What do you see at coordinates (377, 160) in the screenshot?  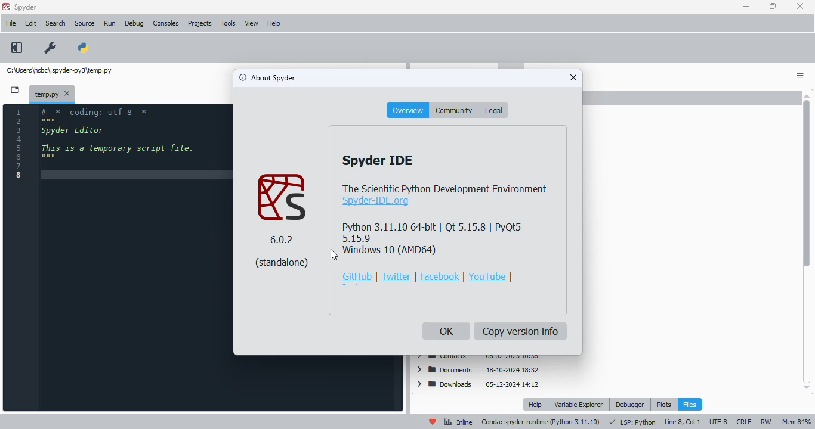 I see `spyder IDE` at bounding box center [377, 160].